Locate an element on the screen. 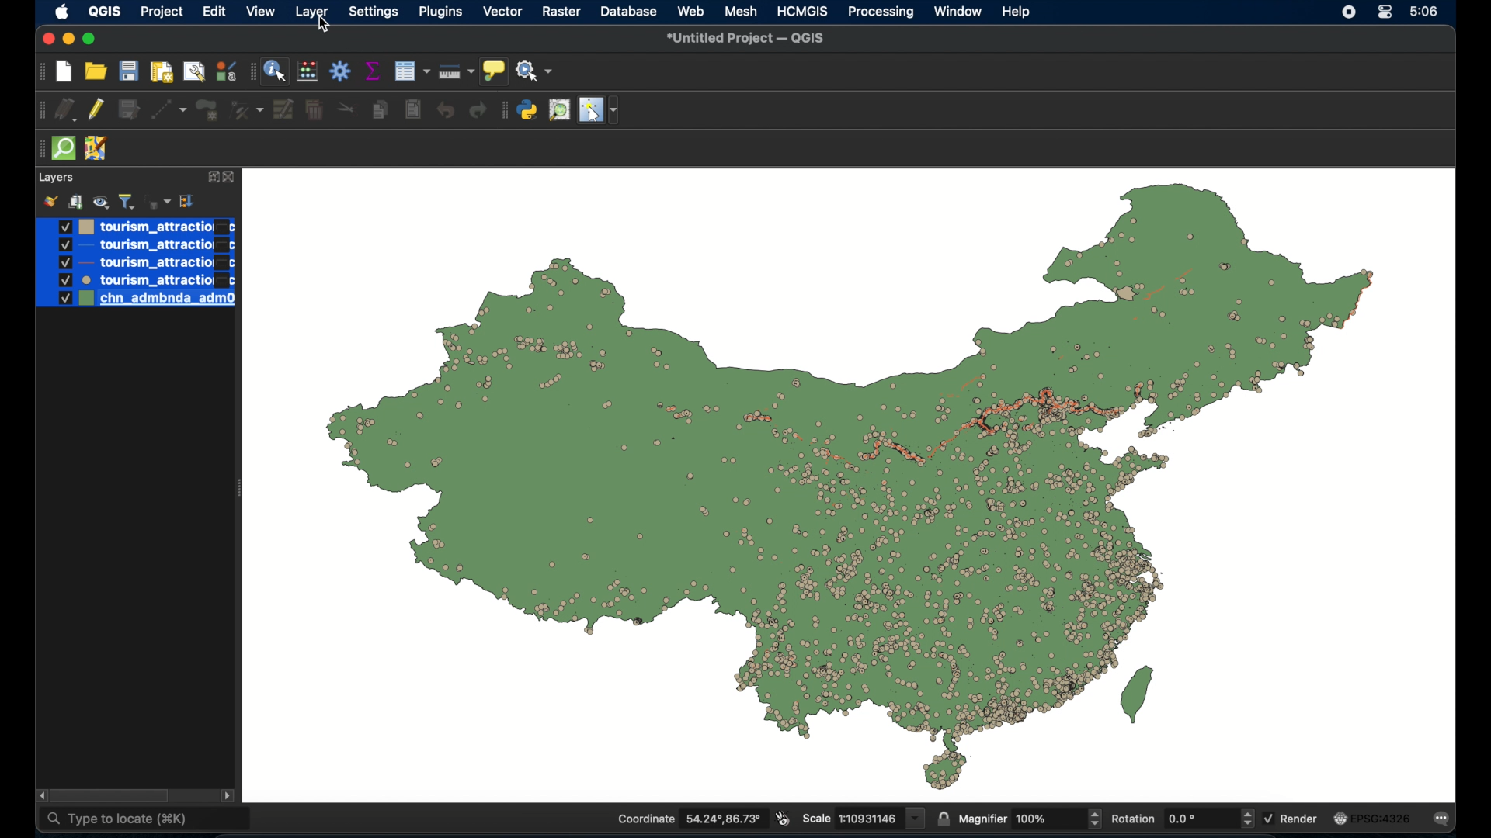  digitize with segment is located at coordinates (169, 110).